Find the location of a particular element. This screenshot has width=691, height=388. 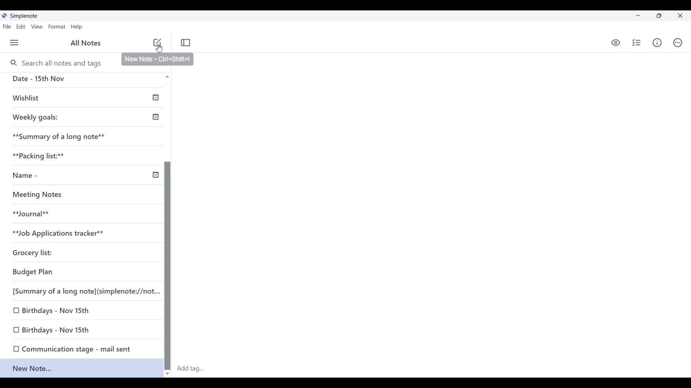

scroll down is located at coordinates (165, 373).